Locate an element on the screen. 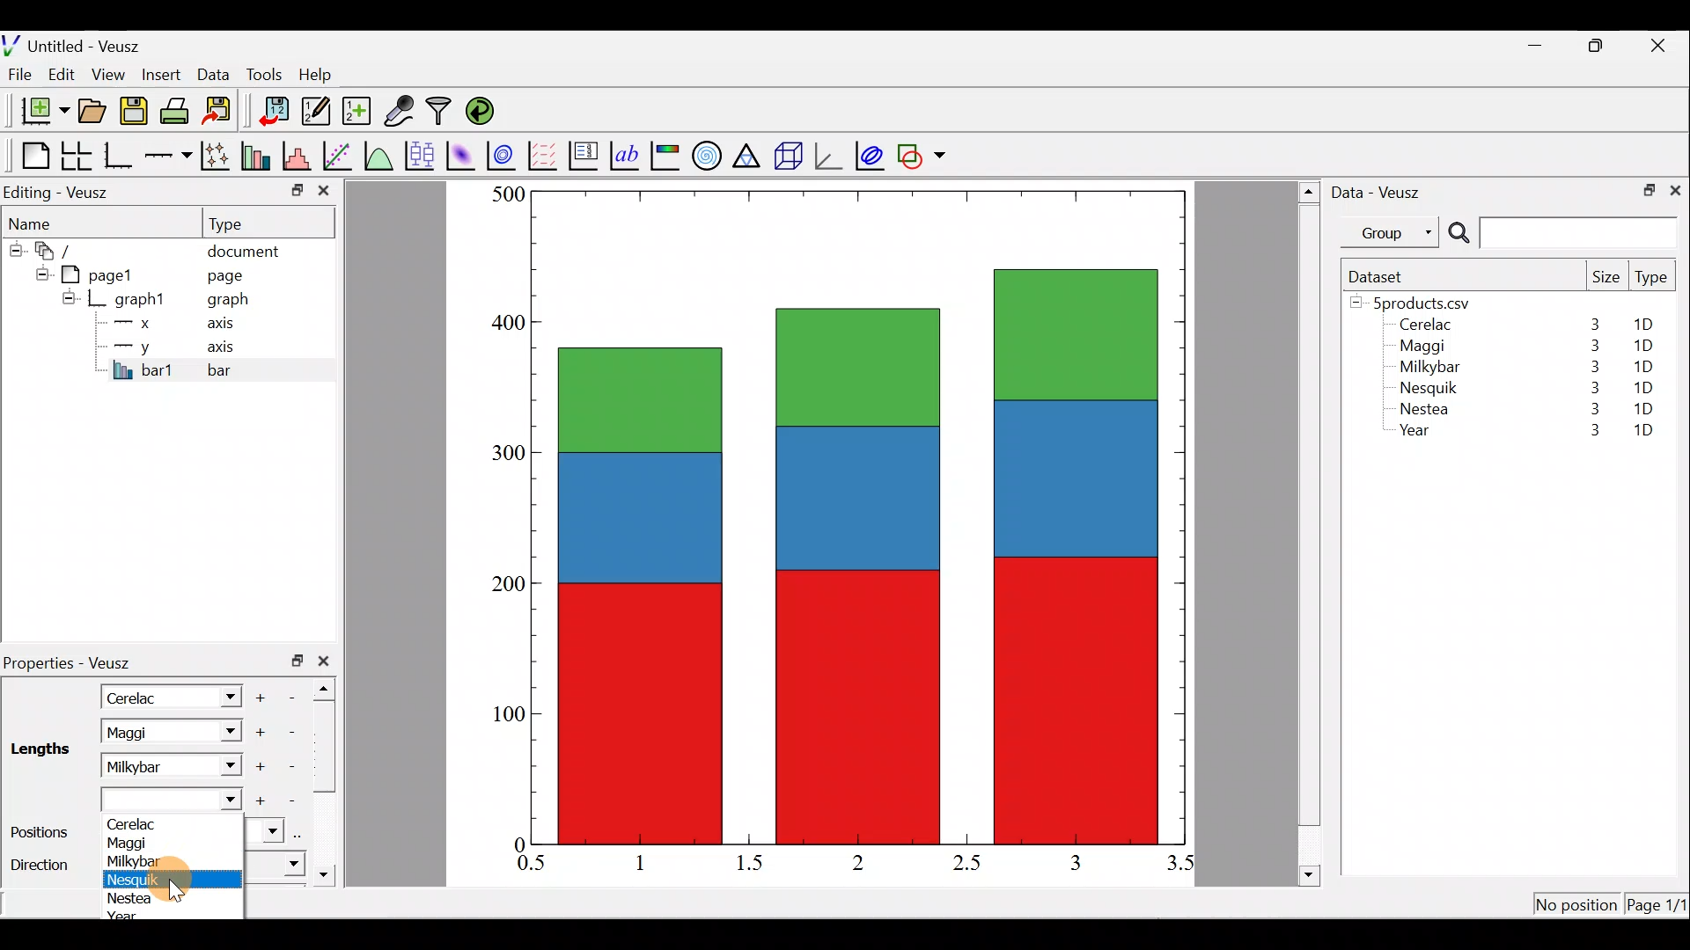 This screenshot has height=950, width=1690. 1D is located at coordinates (1639, 366).